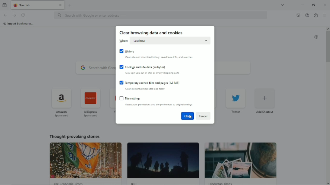  I want to click on Clears site and download history saved form info and searches, so click(160, 58).